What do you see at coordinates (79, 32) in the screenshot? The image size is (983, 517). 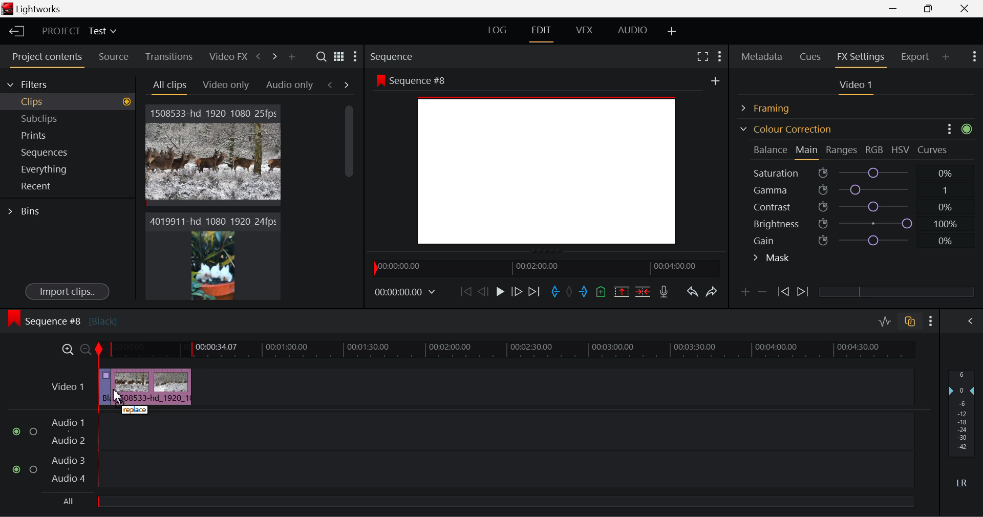 I see `Project Title` at bounding box center [79, 32].